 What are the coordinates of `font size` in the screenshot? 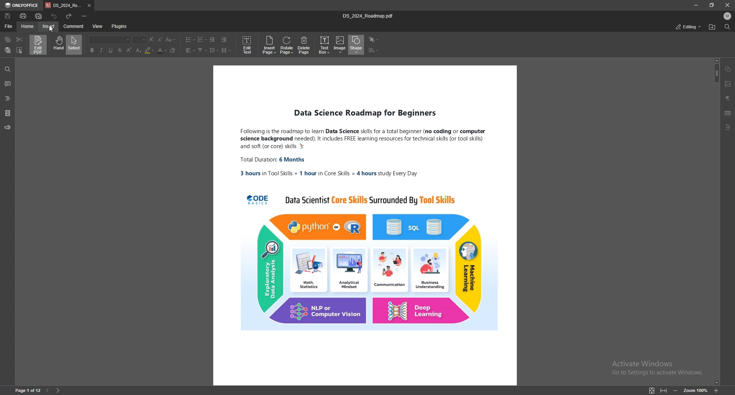 It's located at (171, 39).